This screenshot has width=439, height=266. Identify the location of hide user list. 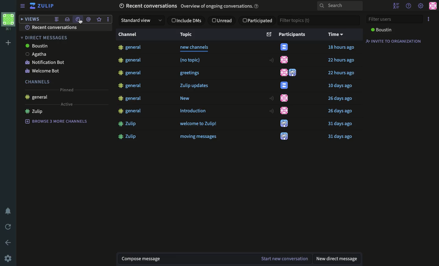
(395, 5).